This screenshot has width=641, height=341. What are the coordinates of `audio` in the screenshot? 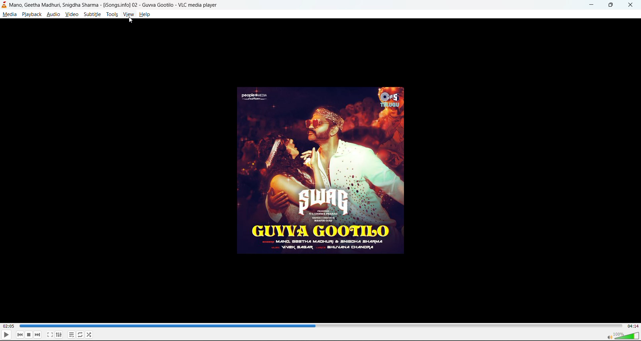 It's located at (53, 14).